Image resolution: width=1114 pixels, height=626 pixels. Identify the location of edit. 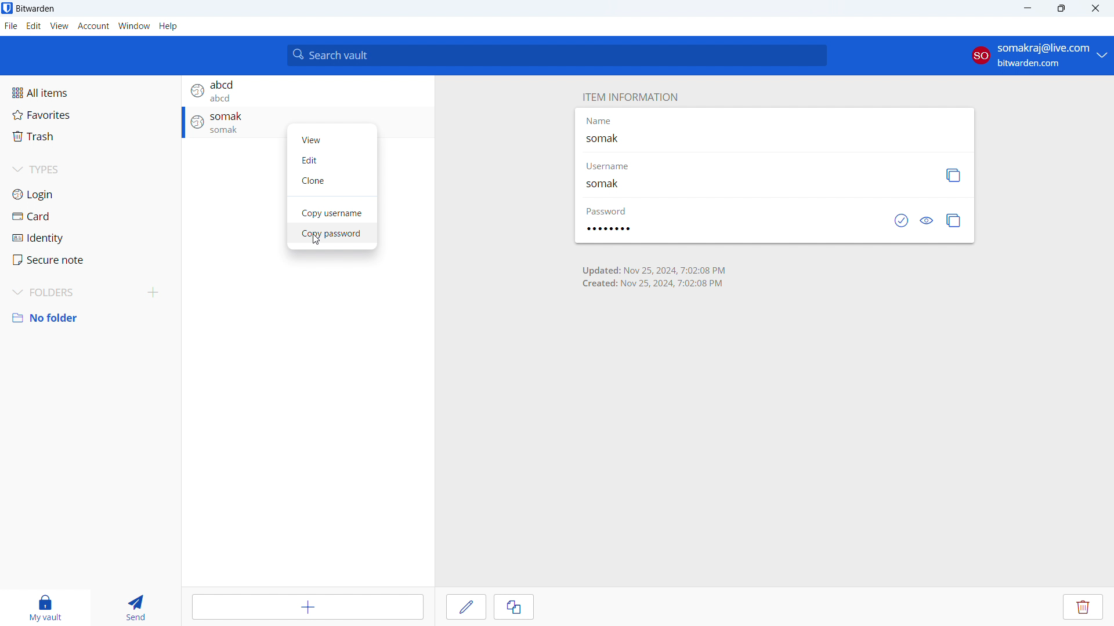
(332, 159).